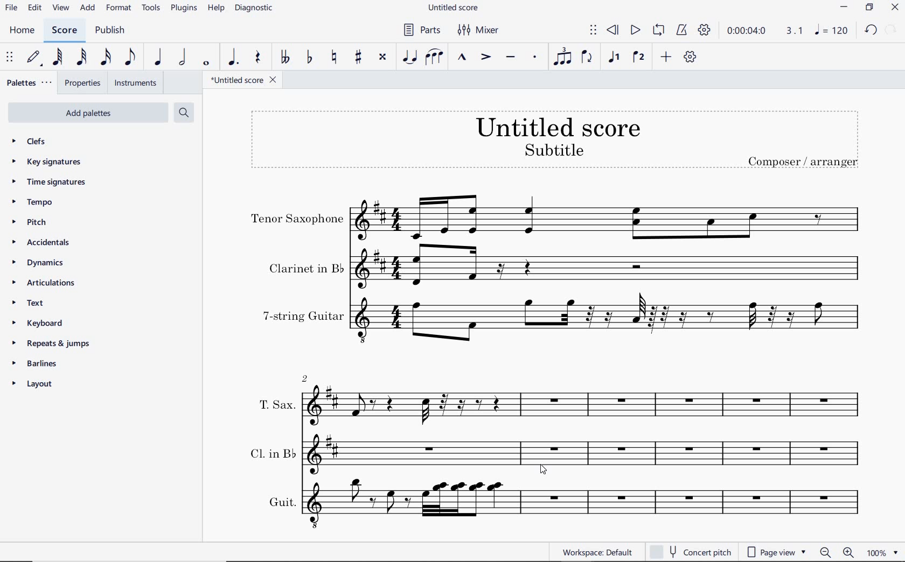 The width and height of the screenshot is (905, 562). What do you see at coordinates (86, 113) in the screenshot?
I see `add palettes` at bounding box center [86, 113].